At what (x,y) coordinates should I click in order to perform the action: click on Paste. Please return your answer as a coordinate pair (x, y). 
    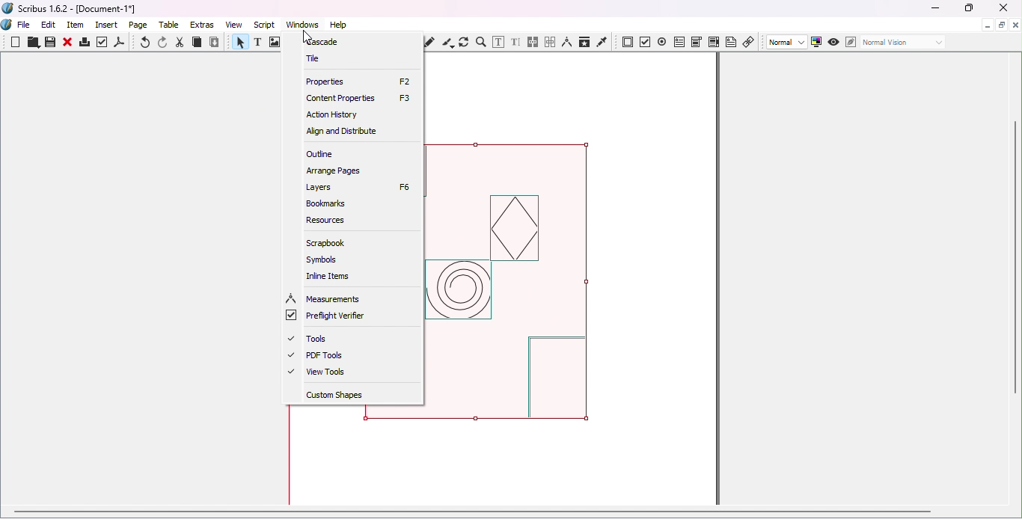
    Looking at the image, I should click on (215, 43).